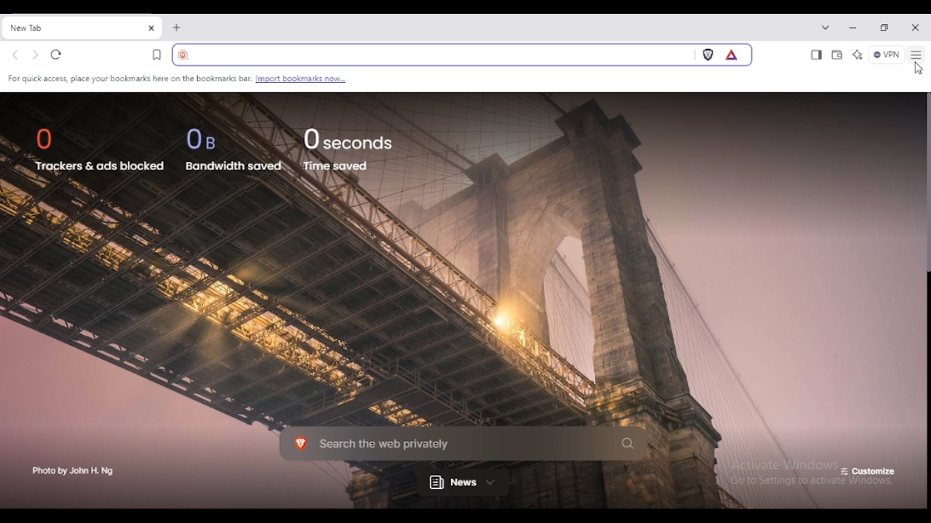 The image size is (931, 523). I want to click on new tab, so click(68, 28).